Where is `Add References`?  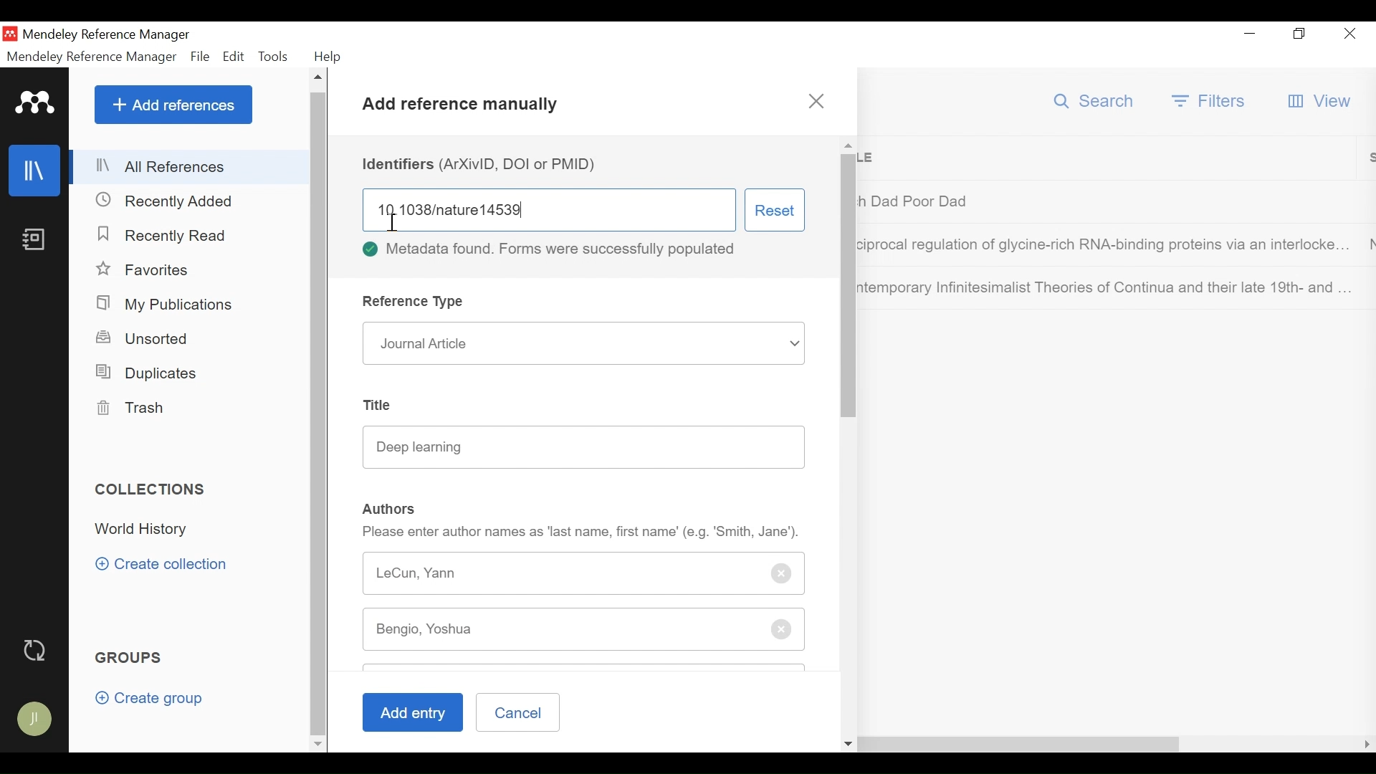
Add References is located at coordinates (173, 105).